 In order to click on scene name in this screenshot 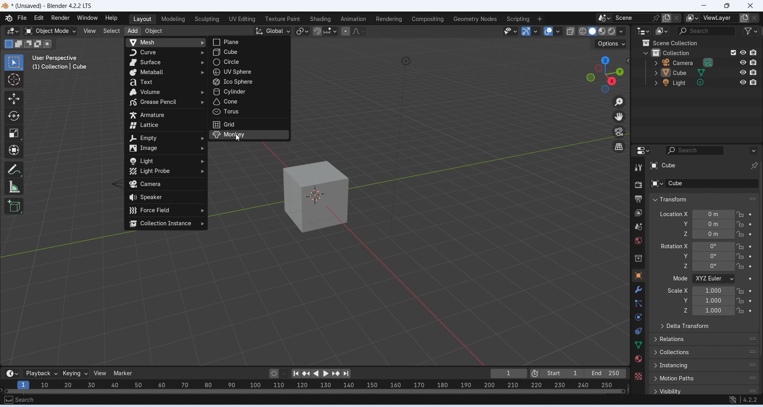, I will do `click(632, 18)`.